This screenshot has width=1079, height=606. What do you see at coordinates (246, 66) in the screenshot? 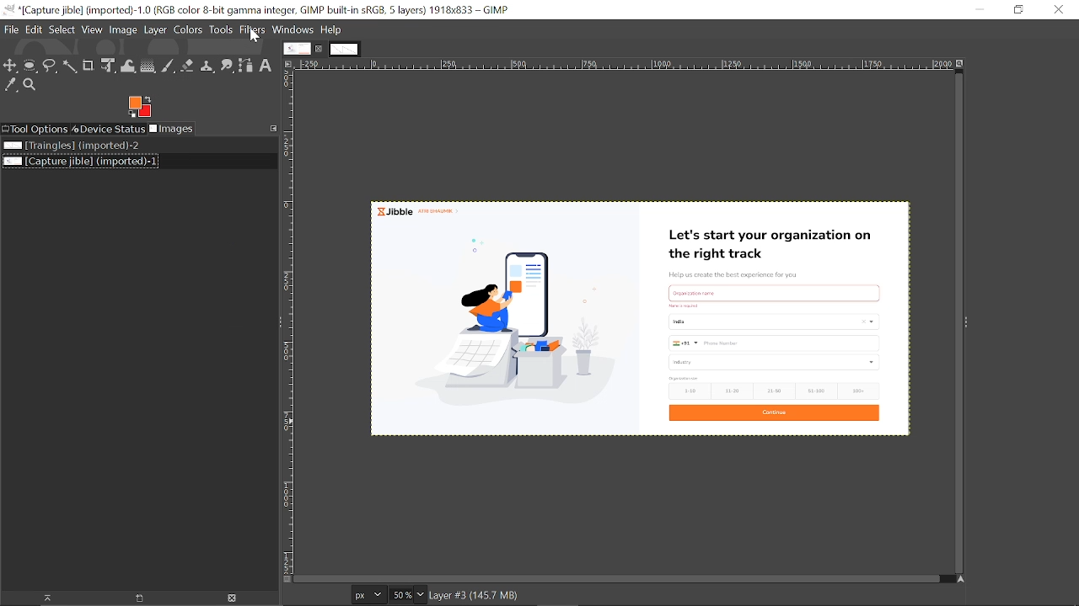
I see `Path tool` at bounding box center [246, 66].